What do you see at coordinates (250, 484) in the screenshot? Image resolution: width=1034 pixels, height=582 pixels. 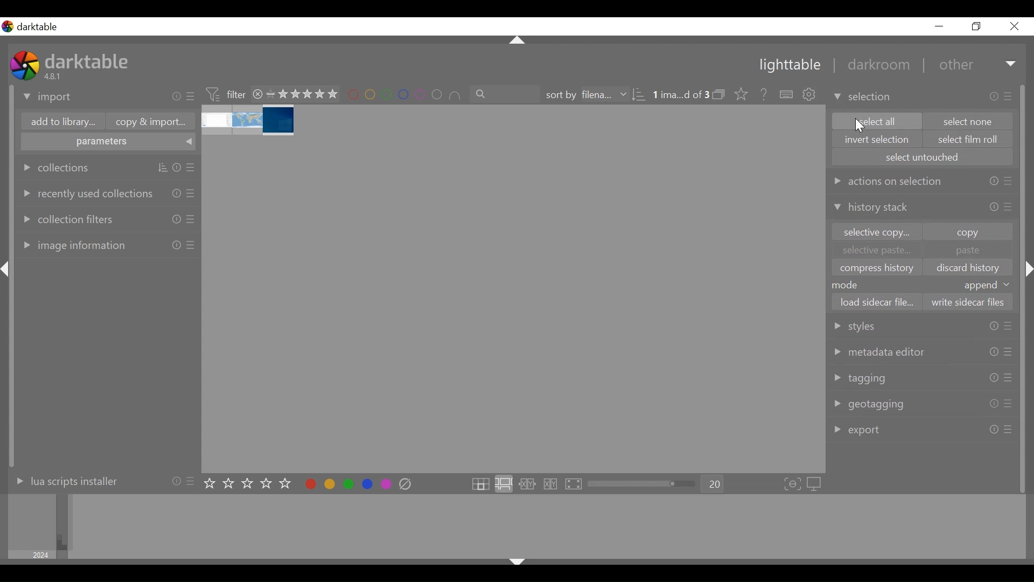 I see `set star rating` at bounding box center [250, 484].